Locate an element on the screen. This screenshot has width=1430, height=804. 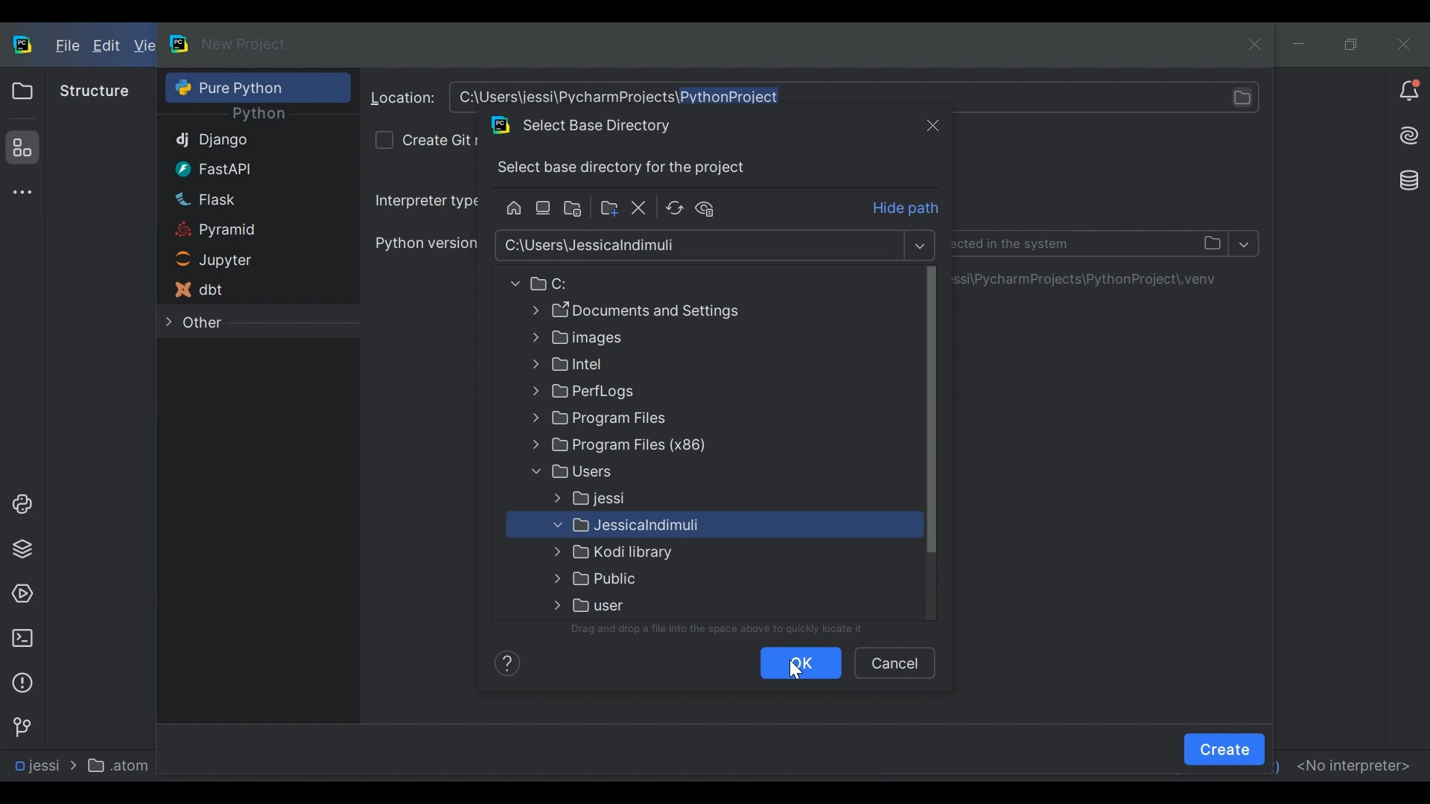
check box is located at coordinates (383, 139).